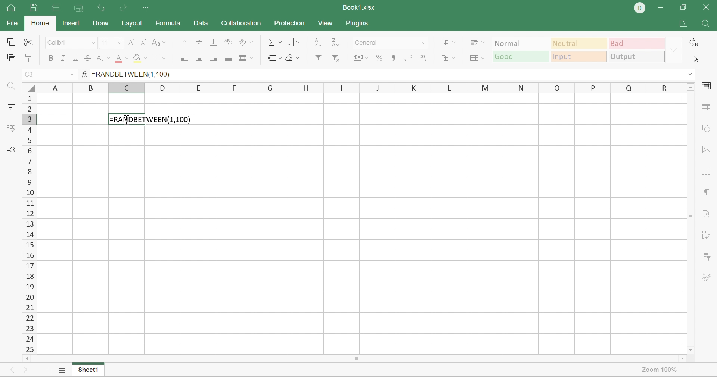  Describe the element at coordinates (202, 24) in the screenshot. I see `Data` at that location.